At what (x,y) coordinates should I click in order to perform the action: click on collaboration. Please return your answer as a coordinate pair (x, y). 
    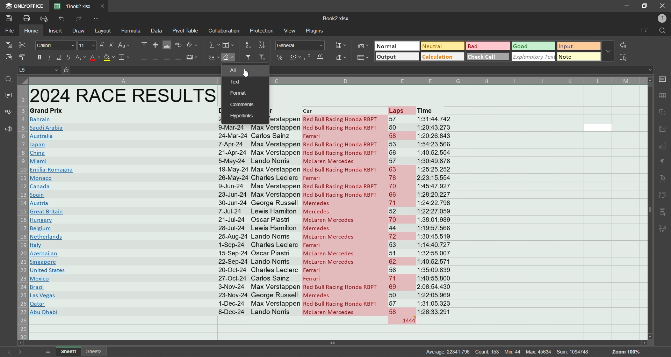
    Looking at the image, I should click on (224, 31).